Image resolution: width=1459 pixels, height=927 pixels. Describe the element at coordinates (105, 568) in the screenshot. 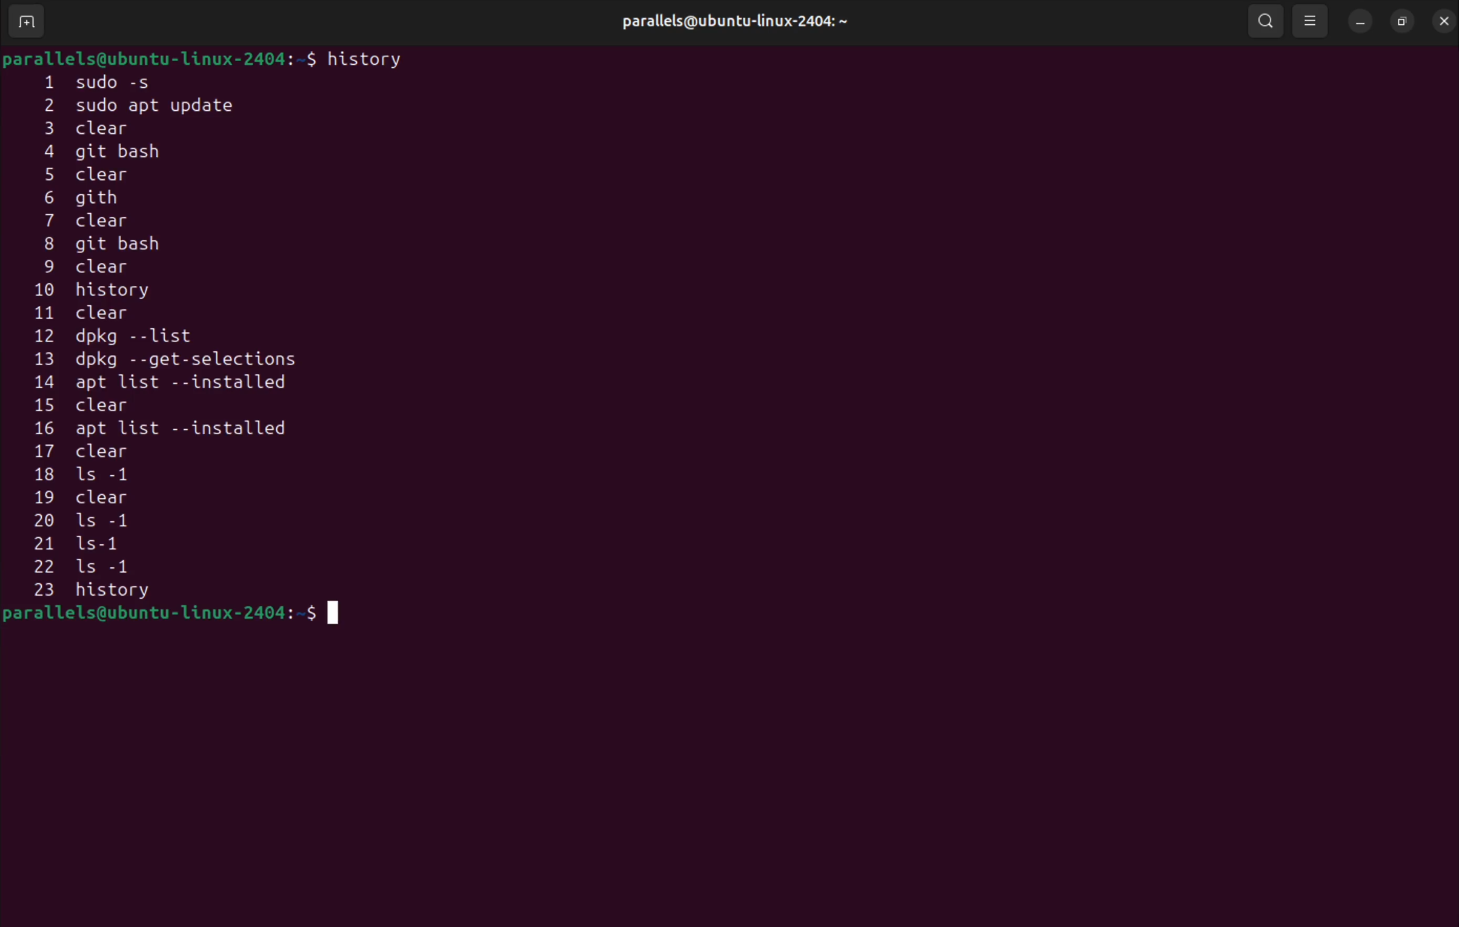

I see `22 ls -1` at that location.